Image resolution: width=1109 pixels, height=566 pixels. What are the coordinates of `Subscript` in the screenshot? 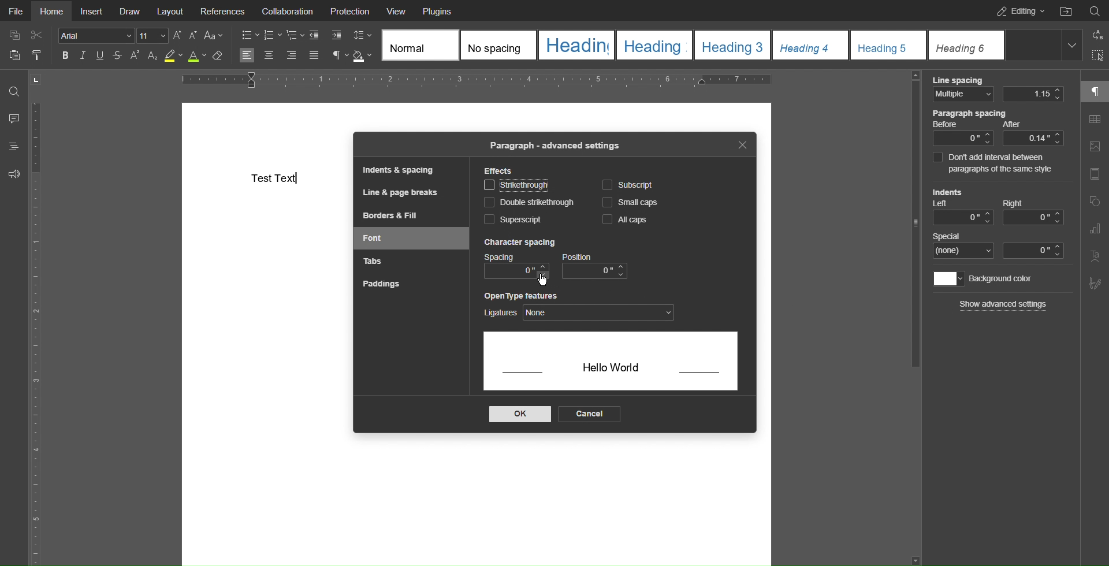 It's located at (628, 185).